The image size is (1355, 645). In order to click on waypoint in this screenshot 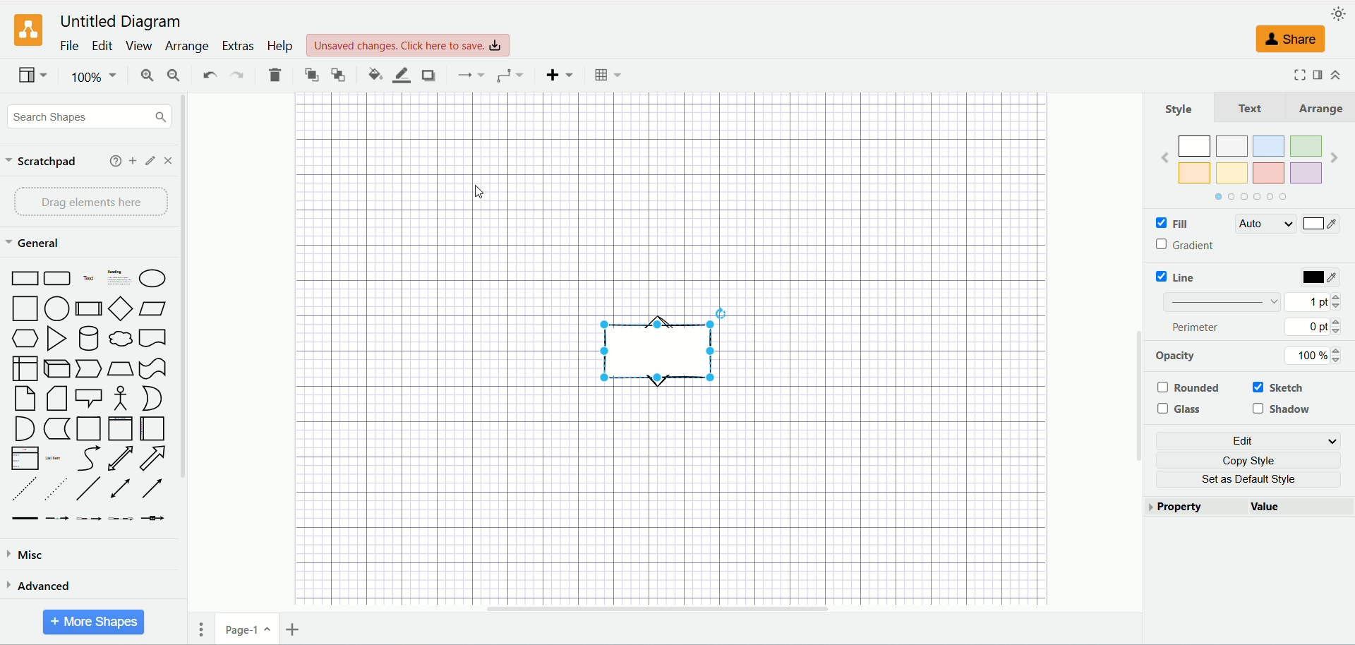, I will do `click(472, 74)`.